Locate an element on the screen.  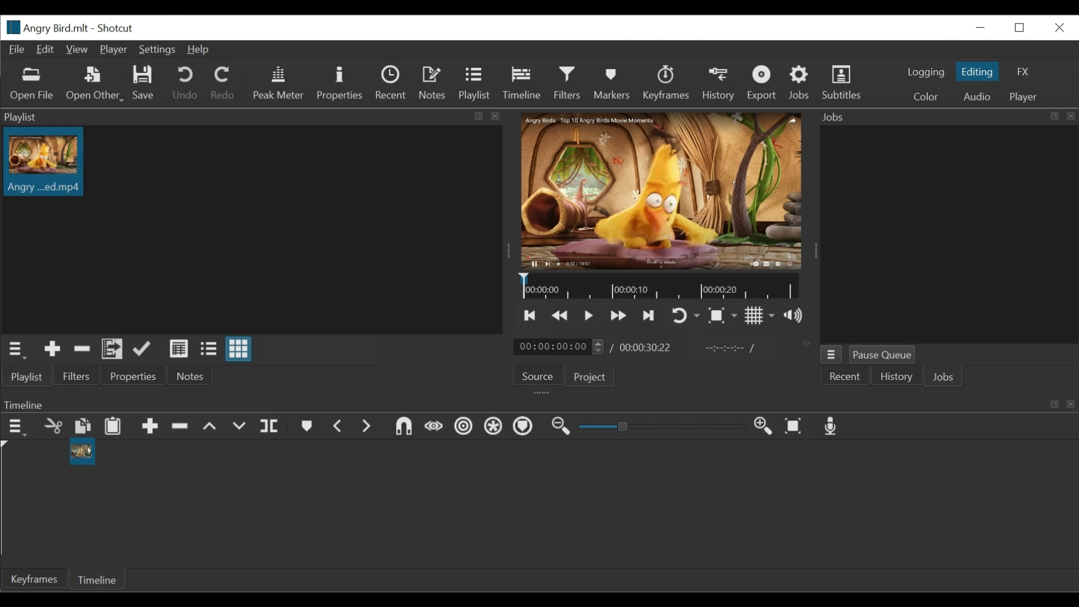
Jobs menu is located at coordinates (831, 354).